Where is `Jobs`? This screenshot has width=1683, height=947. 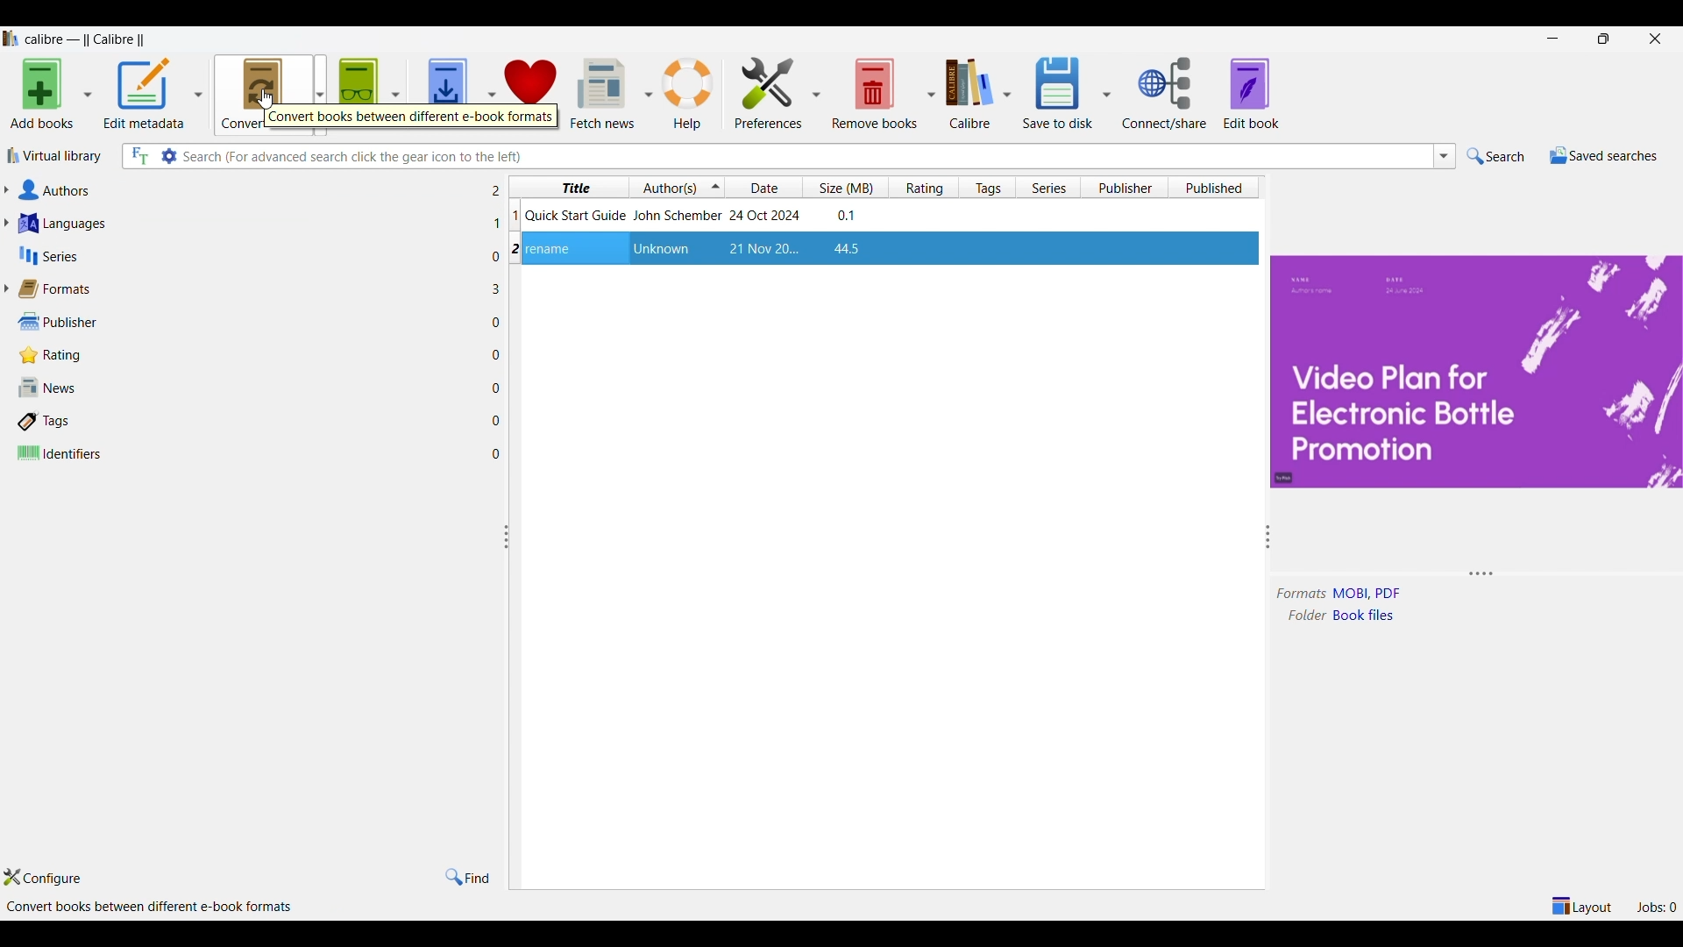 Jobs is located at coordinates (1656, 907).